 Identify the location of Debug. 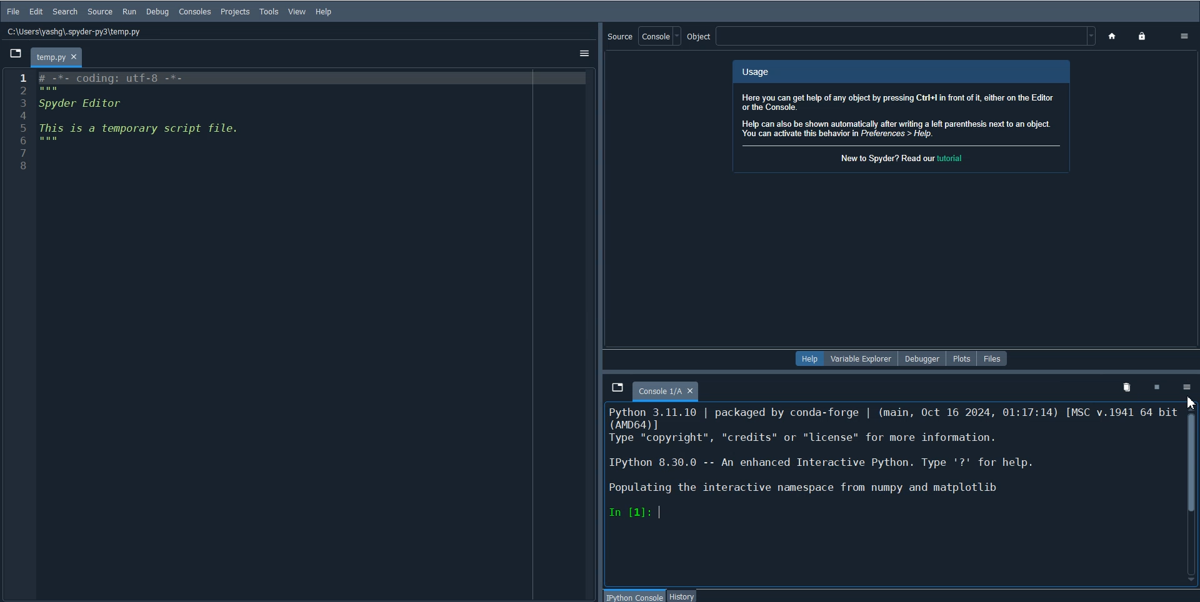
(157, 11).